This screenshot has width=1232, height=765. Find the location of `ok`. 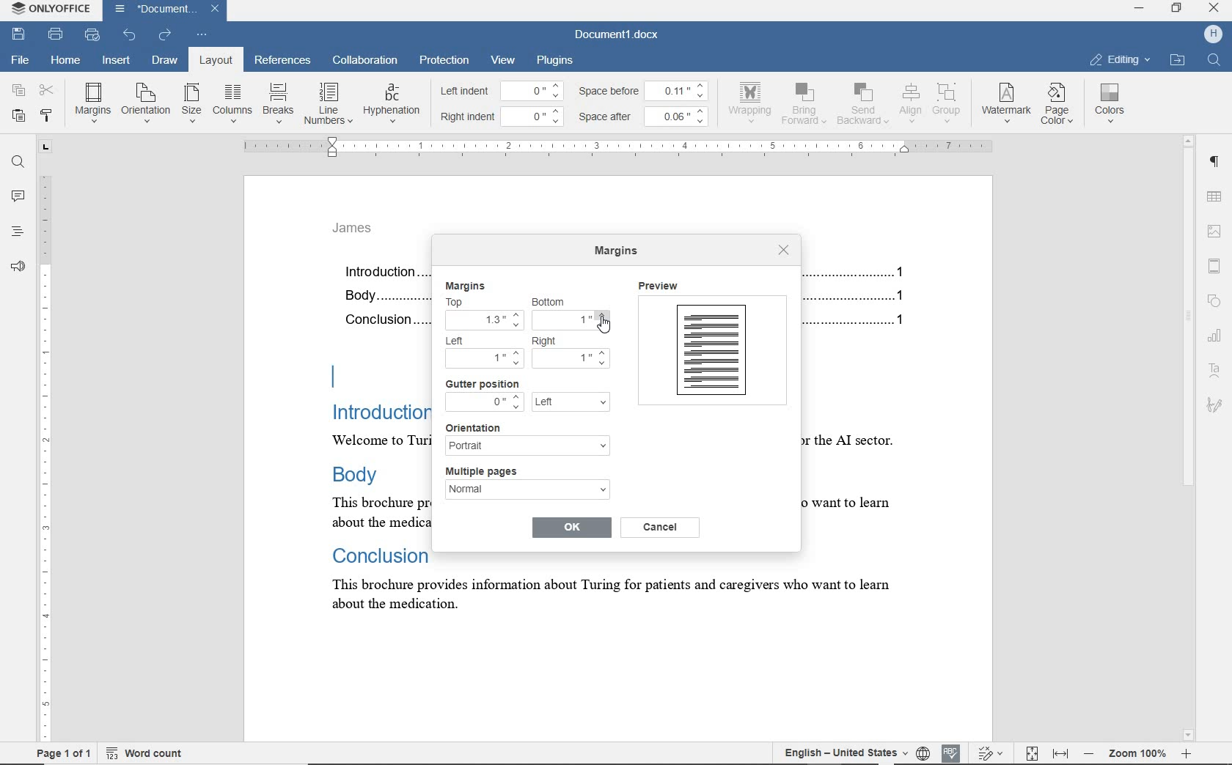

ok is located at coordinates (571, 526).